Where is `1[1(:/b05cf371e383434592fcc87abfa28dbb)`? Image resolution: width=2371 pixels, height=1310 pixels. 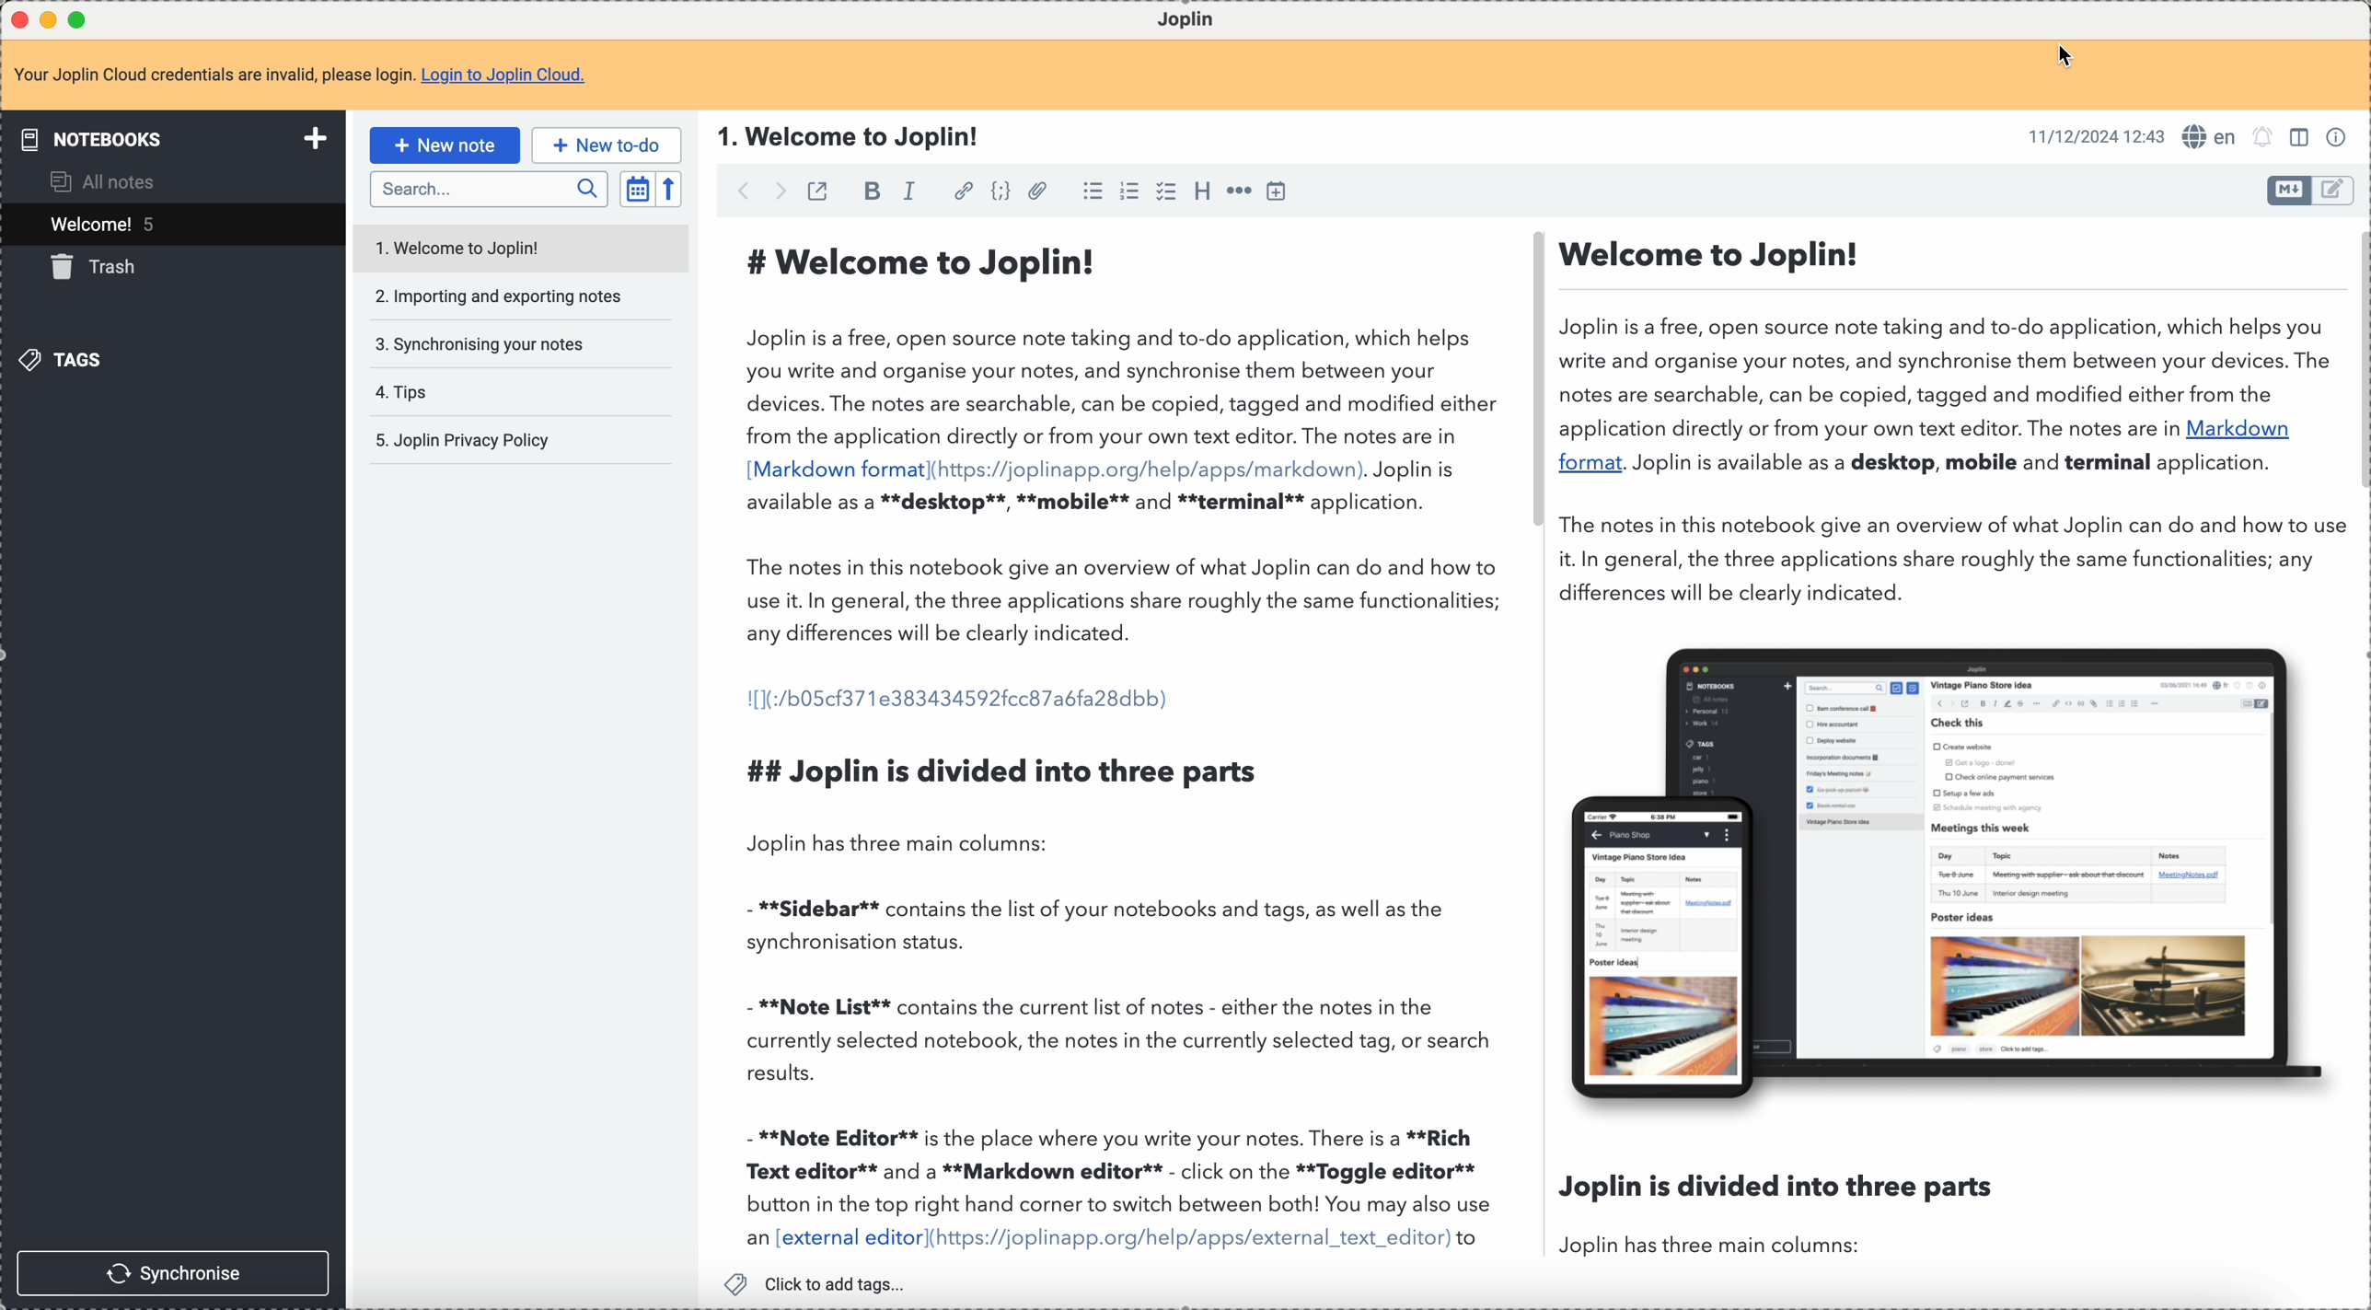 1[1(:/b05cf371e383434592fcc87abfa28dbb) is located at coordinates (961, 700).